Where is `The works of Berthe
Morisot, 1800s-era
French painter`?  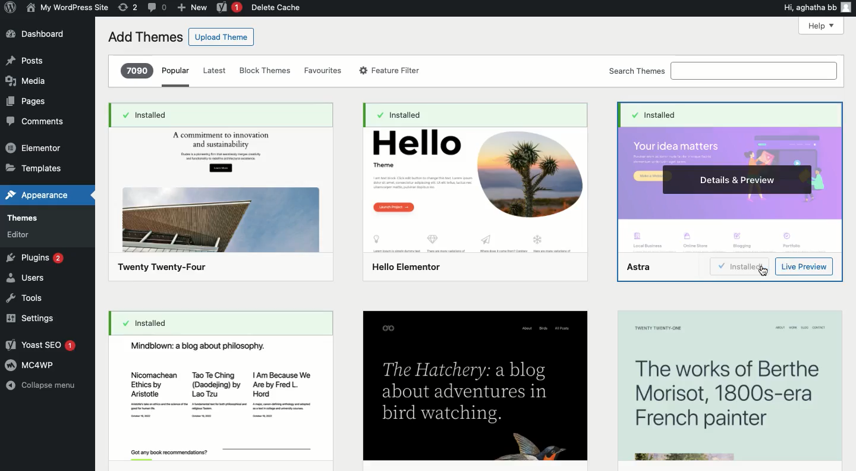
The works of Berthe
Morisot, 1800s-era
French painter is located at coordinates (727, 385).